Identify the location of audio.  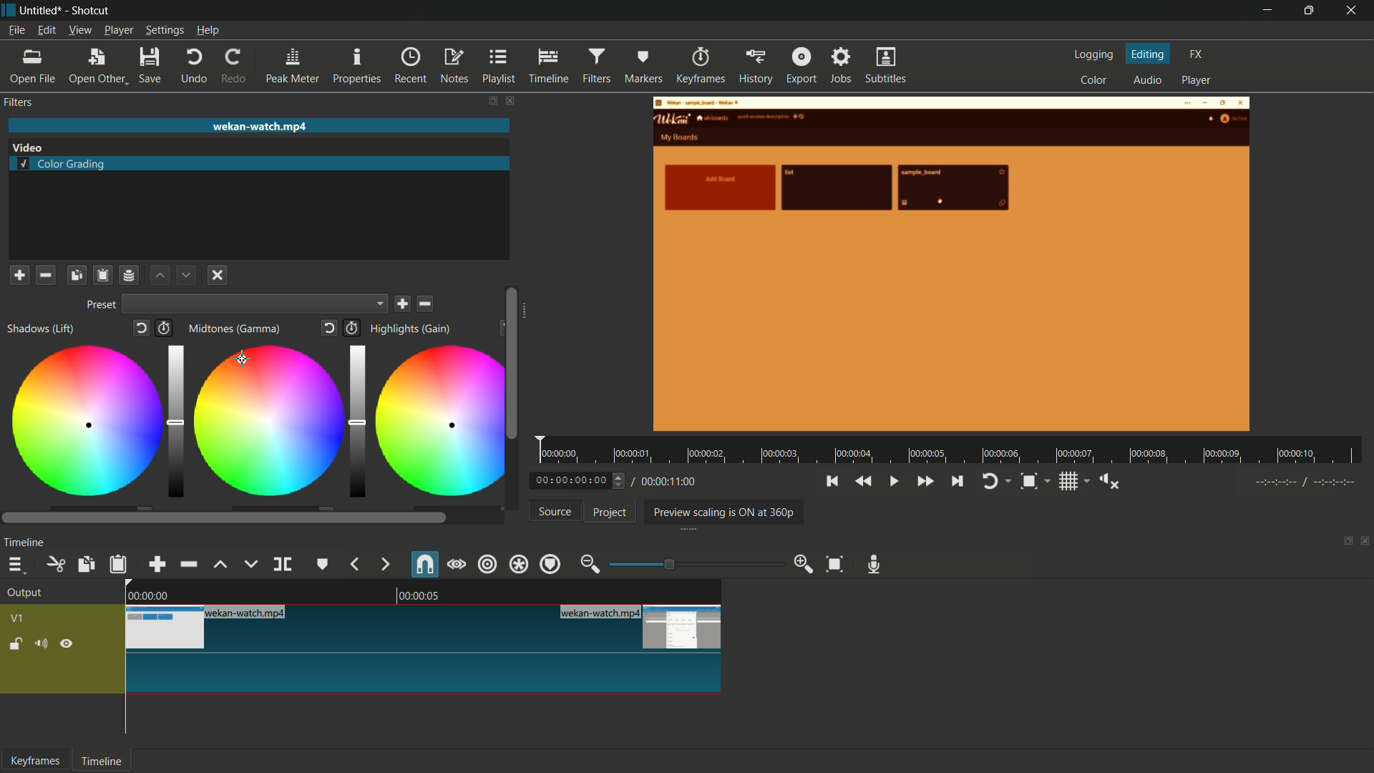
(1147, 81).